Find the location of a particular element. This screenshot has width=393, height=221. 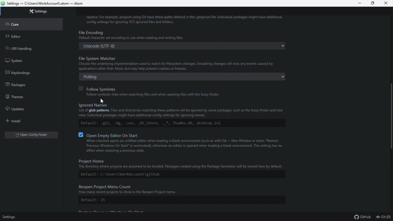

Ignored Names Files and directories matching these patterns will be ignored by some packages, such as the fuzzy finder and tree view. Individual packages might have additional config settings for ignoring names. is located at coordinates (182, 110).